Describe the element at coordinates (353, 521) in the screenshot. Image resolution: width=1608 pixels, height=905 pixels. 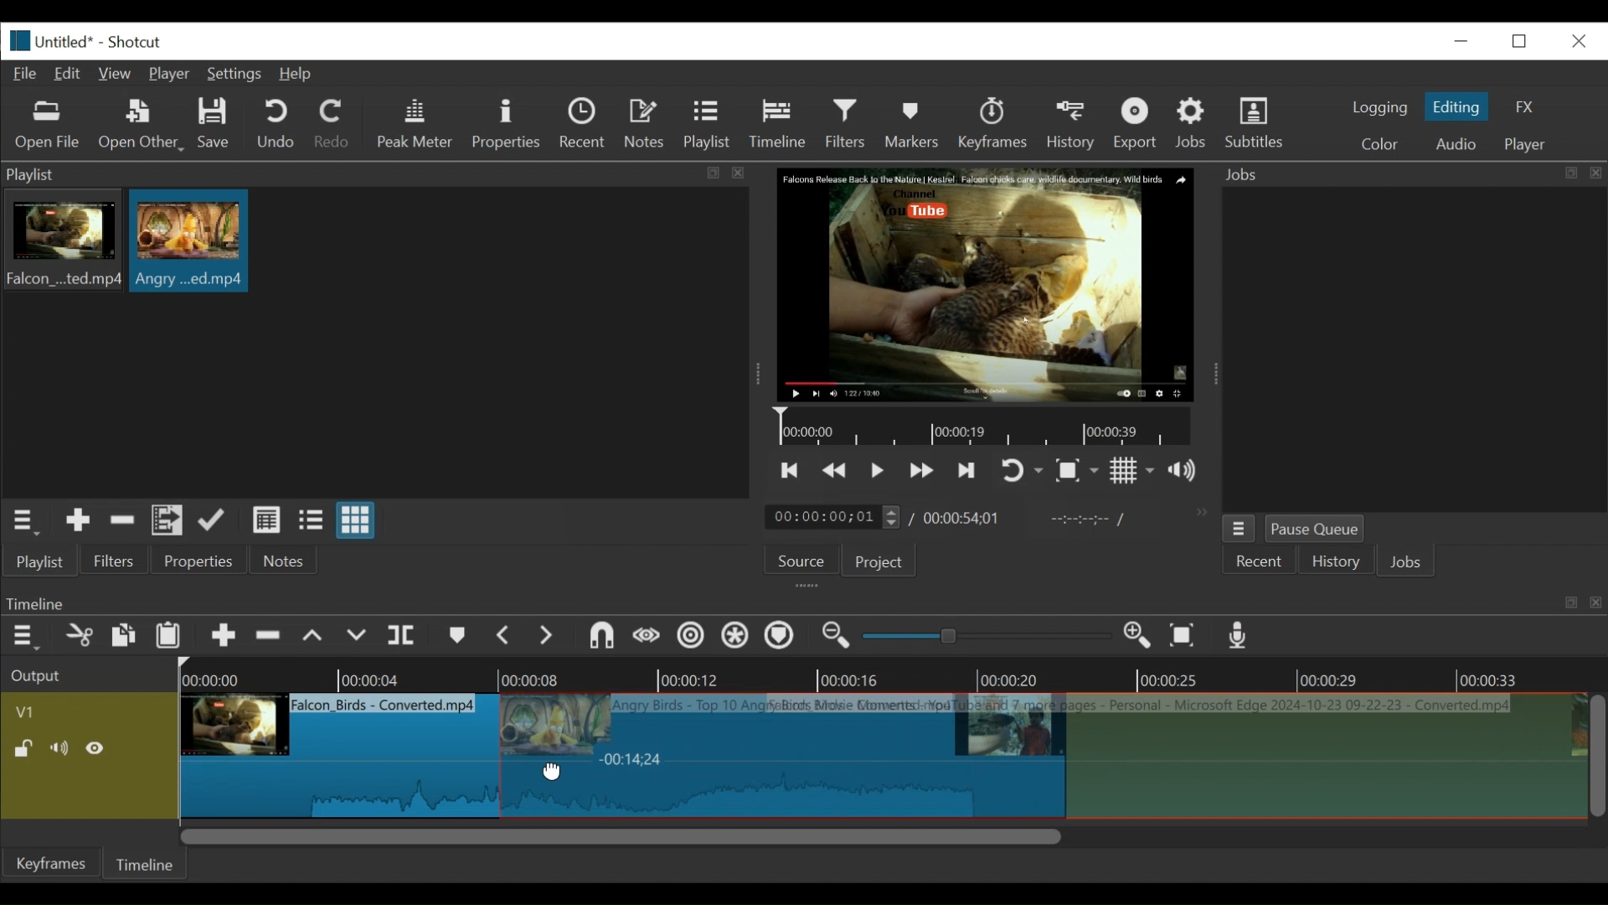
I see `view as icons` at that location.